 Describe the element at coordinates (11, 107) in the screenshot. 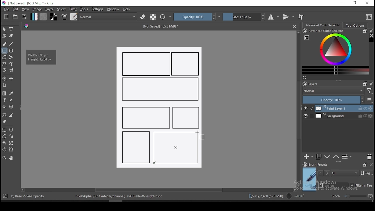

I see `enclose and fill tool` at that location.